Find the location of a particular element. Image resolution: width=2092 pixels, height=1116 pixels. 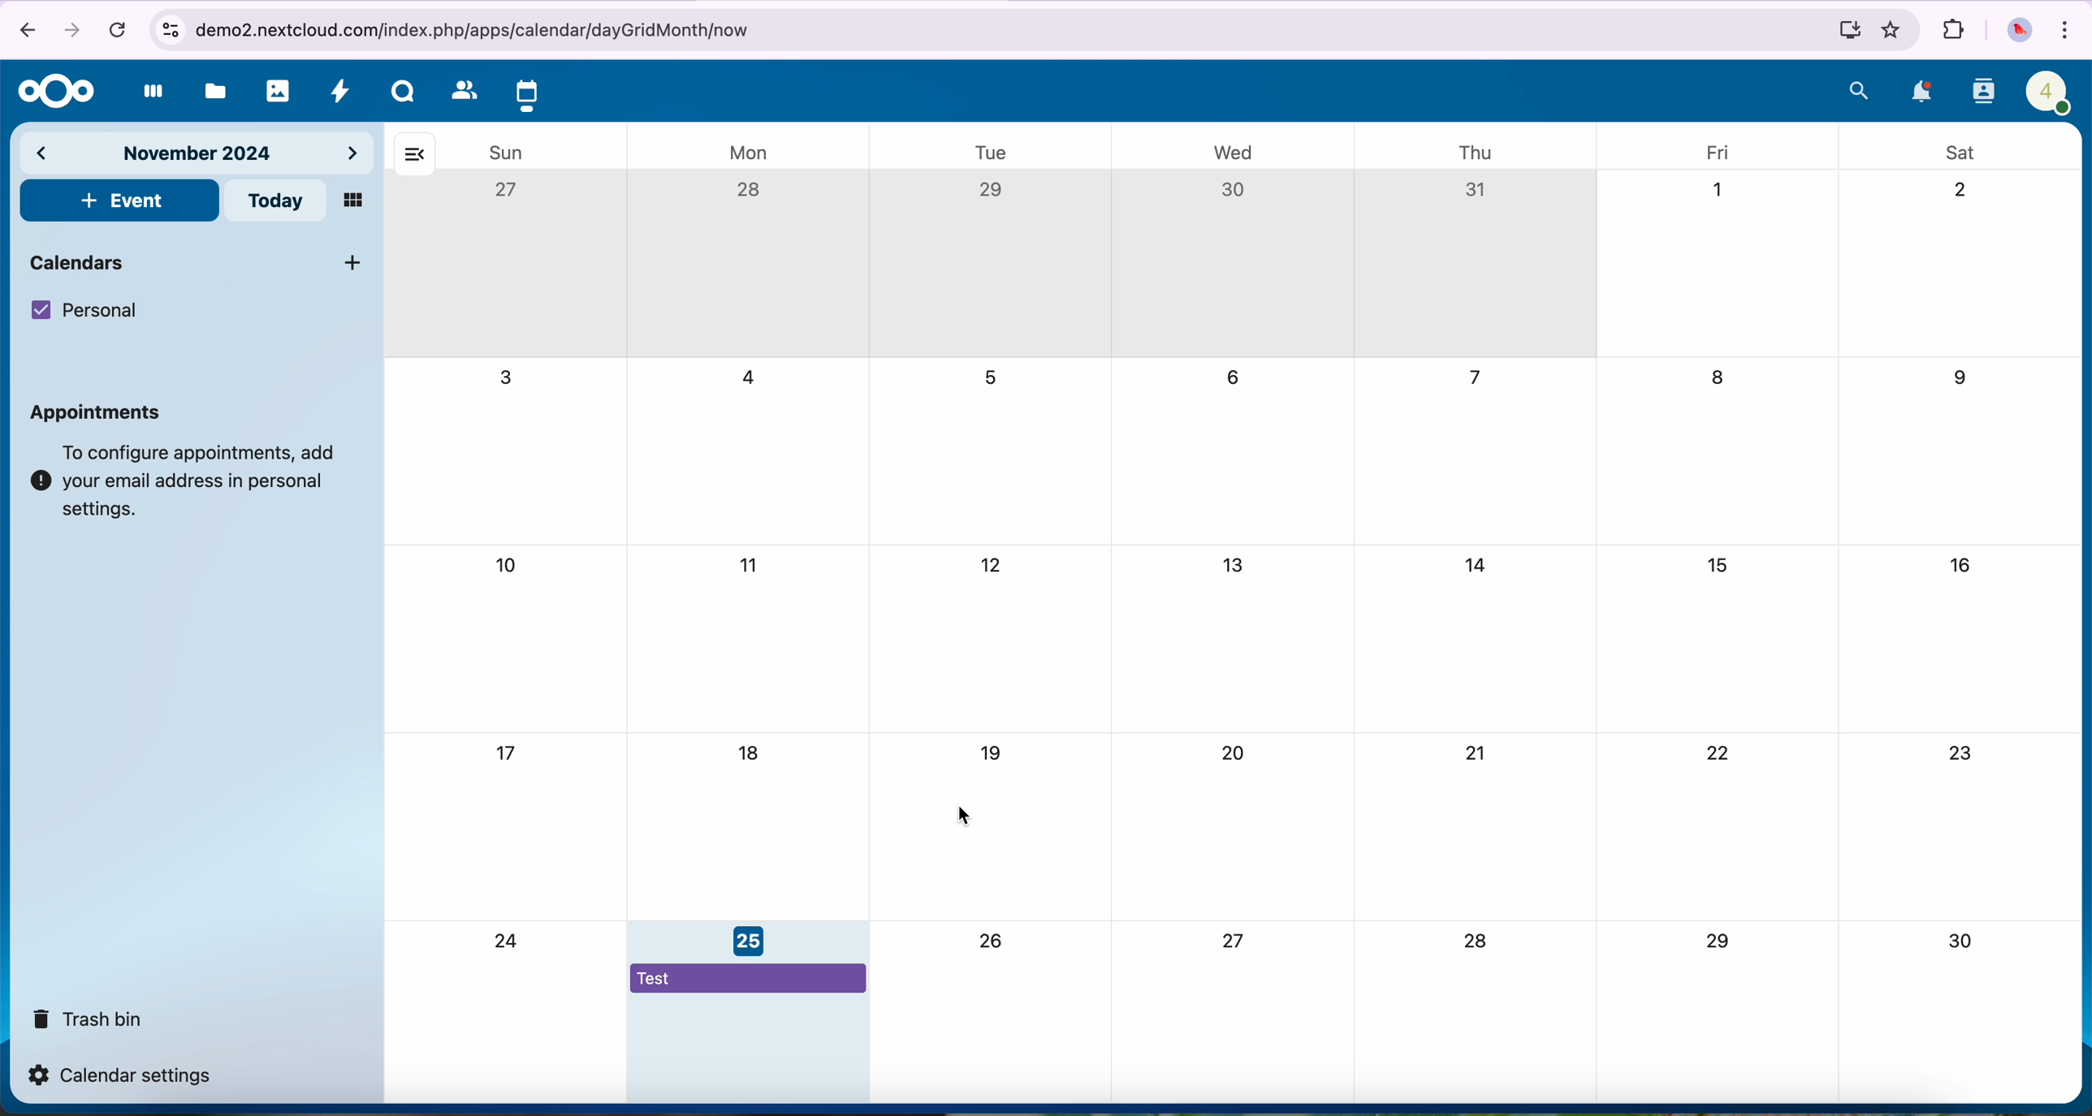

16 is located at coordinates (1964, 565).